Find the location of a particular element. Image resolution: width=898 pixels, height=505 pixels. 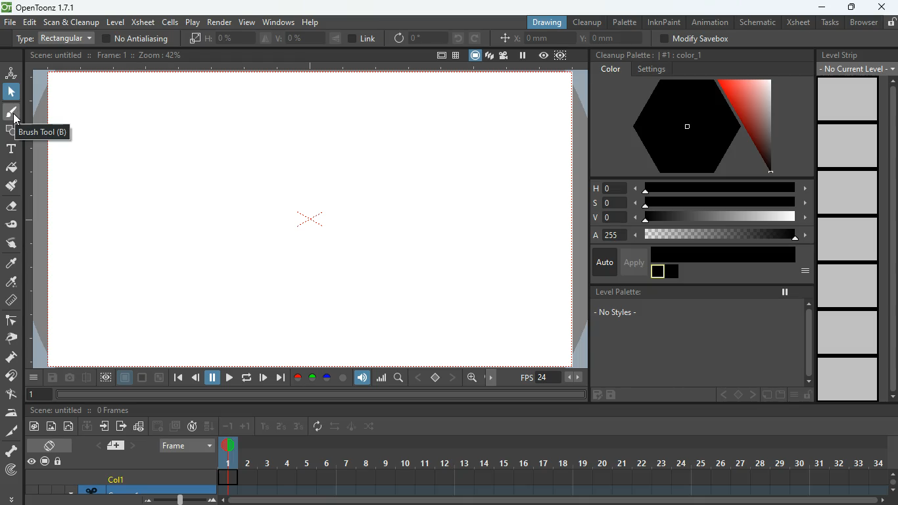

document is located at coordinates (779, 395).